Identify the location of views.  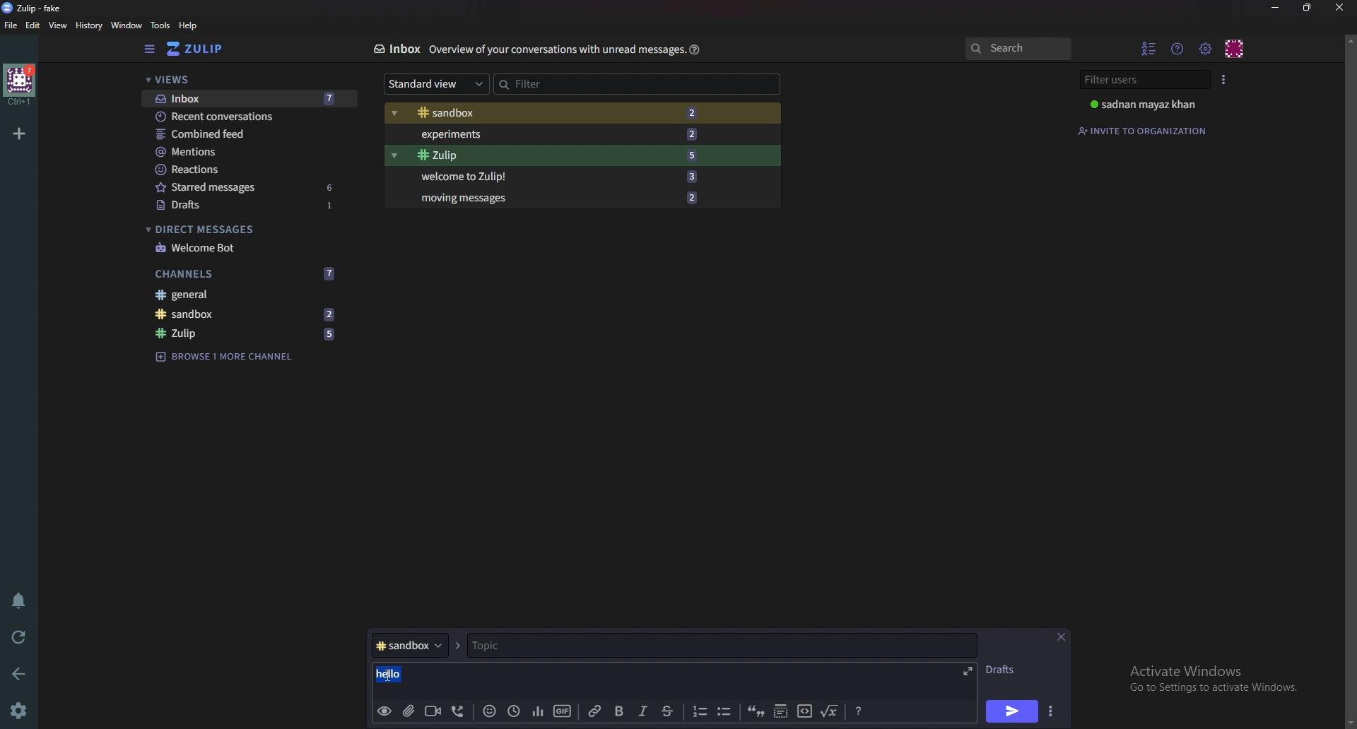
(246, 79).